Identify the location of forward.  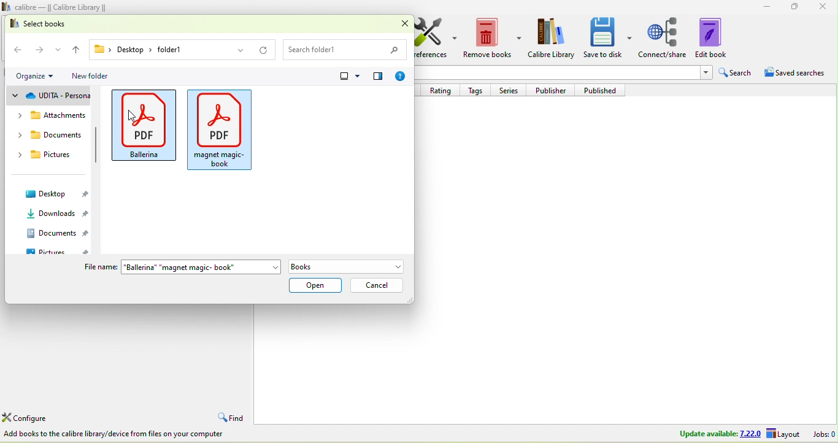
(48, 48).